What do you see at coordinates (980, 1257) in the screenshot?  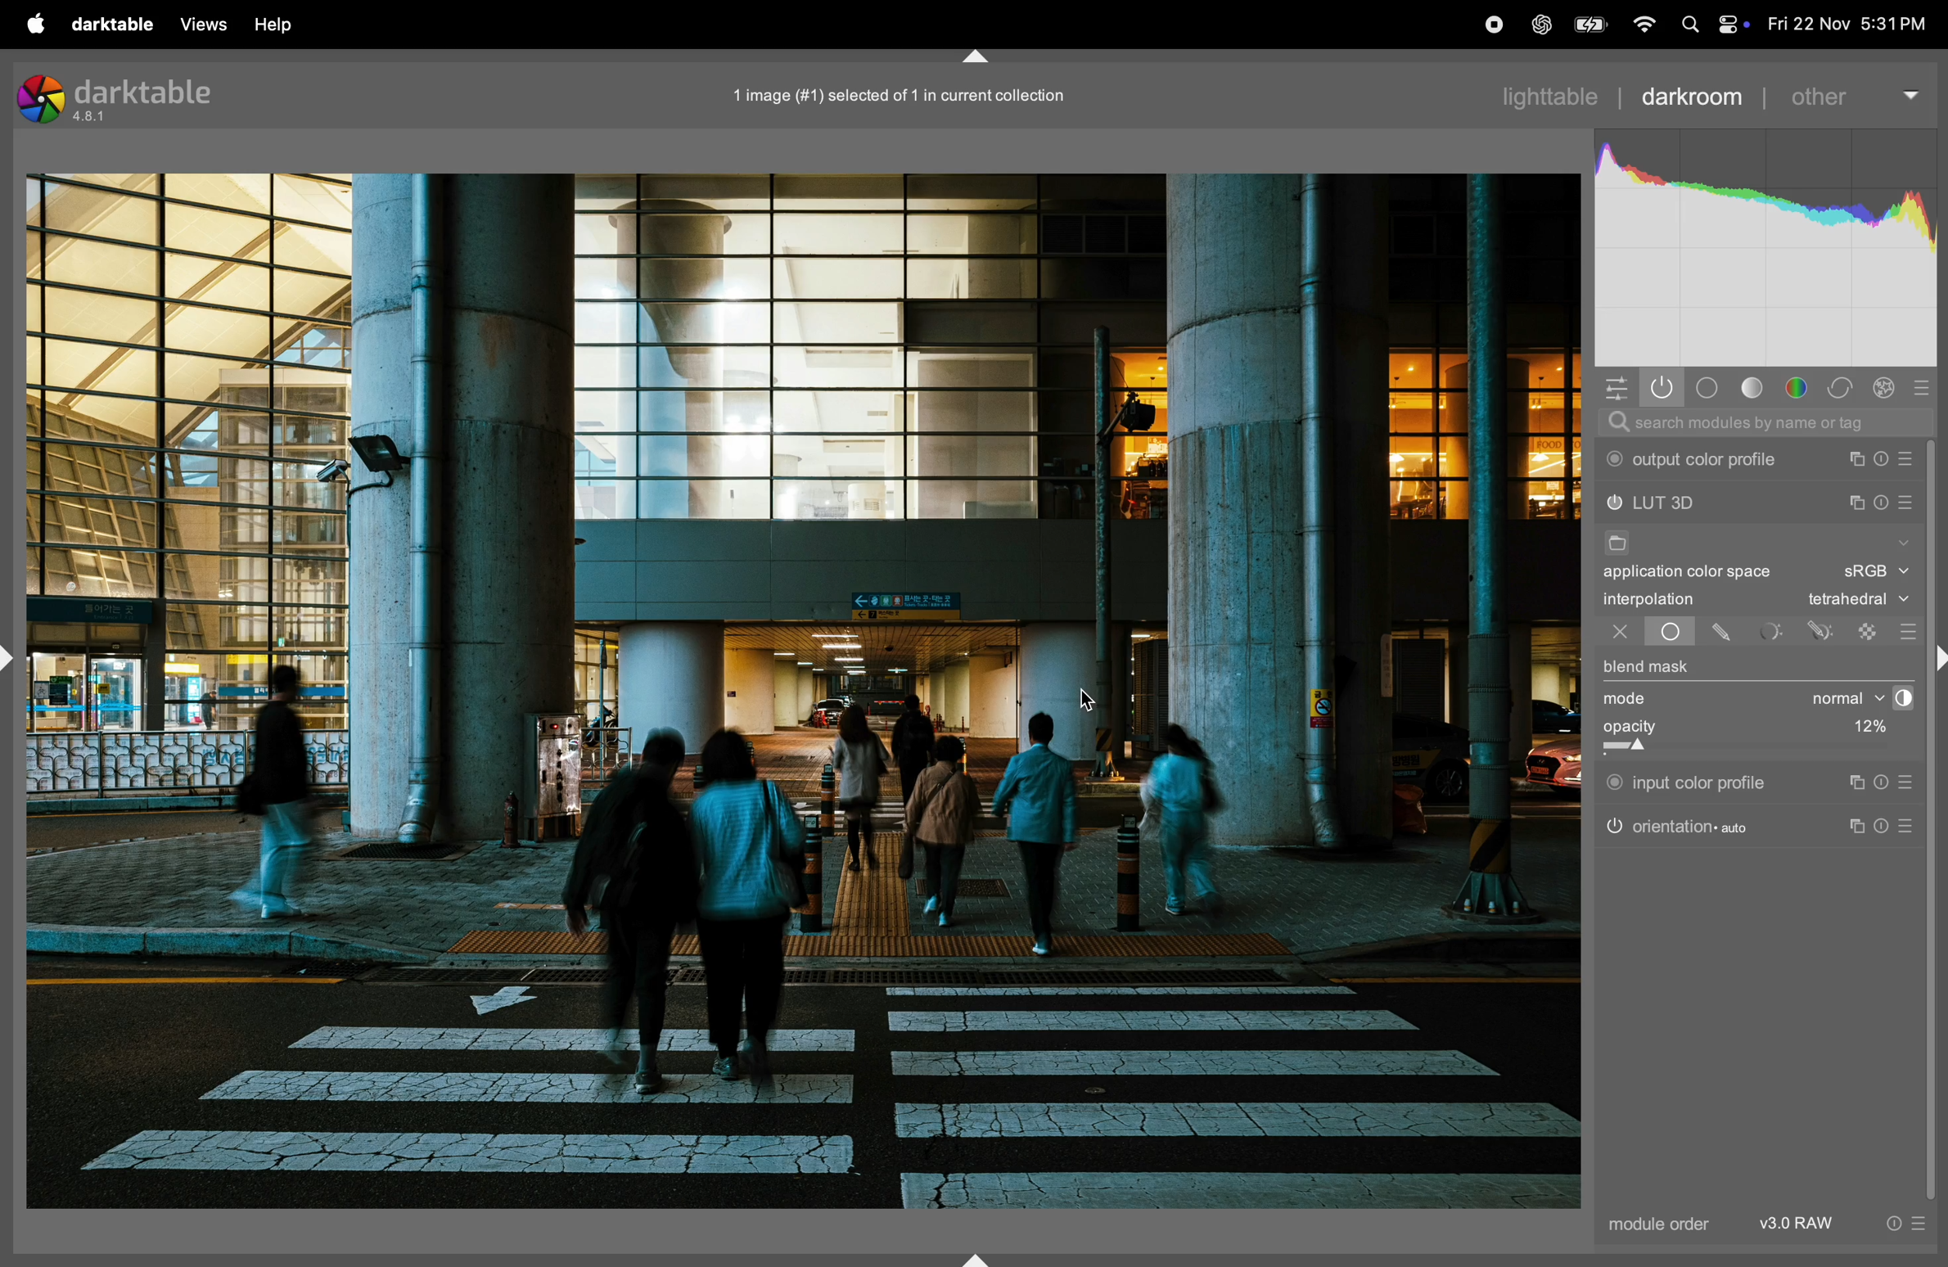 I see `shift+ctrl+b` at bounding box center [980, 1257].